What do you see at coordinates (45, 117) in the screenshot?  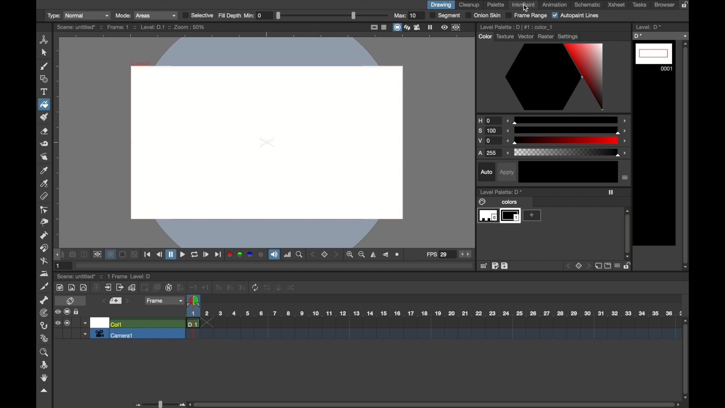 I see `paint brush tool` at bounding box center [45, 117].